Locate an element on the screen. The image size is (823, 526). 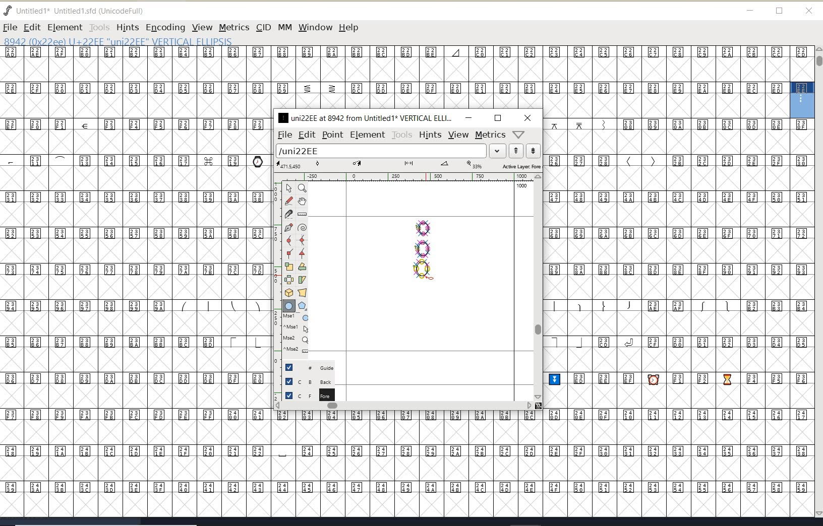
foreground is located at coordinates (309, 394).